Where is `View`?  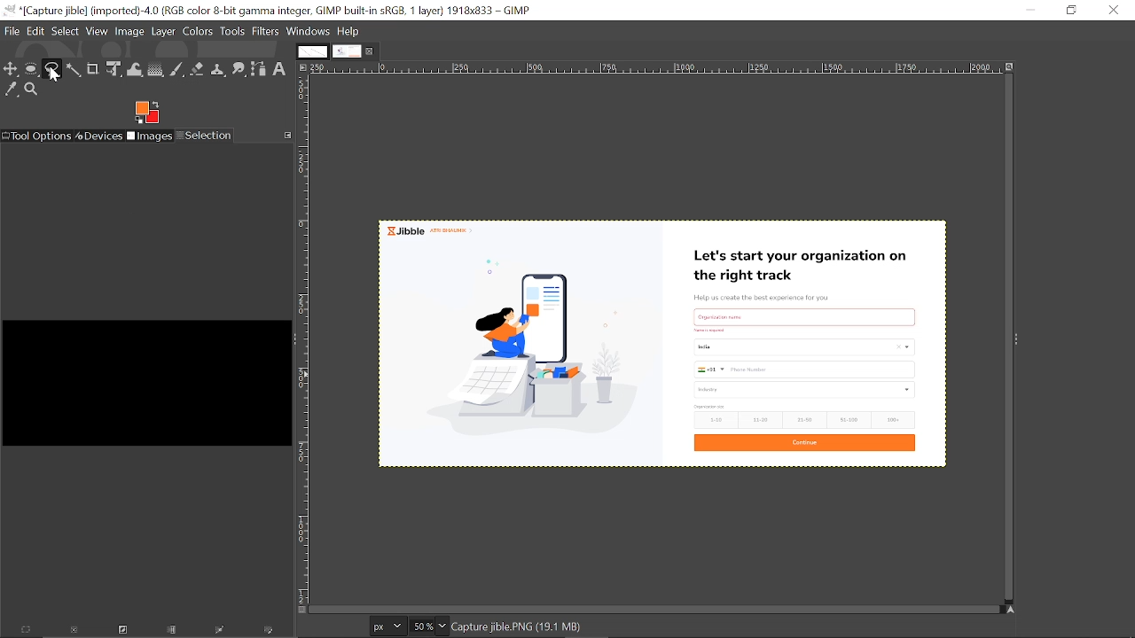 View is located at coordinates (98, 31).